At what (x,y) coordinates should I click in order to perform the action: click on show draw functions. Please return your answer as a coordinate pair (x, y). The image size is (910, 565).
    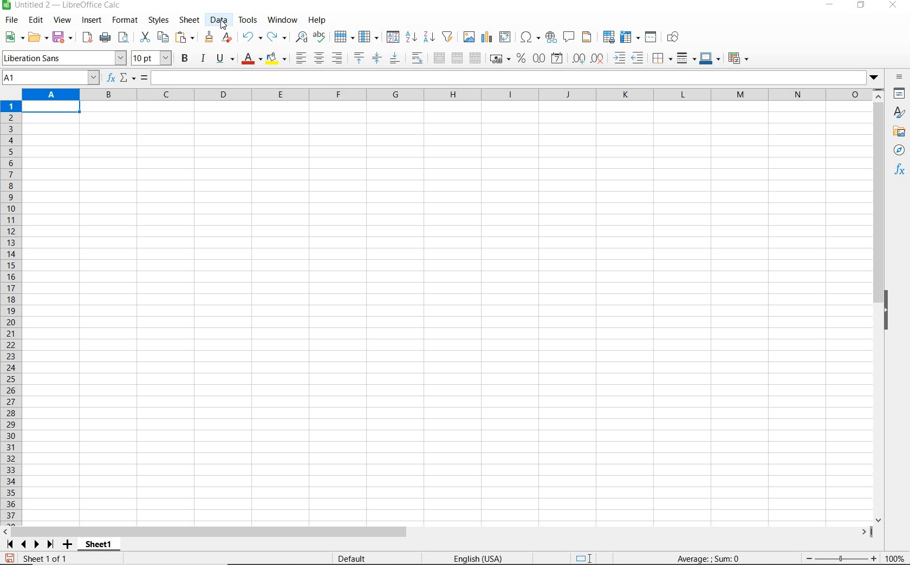
    Looking at the image, I should click on (675, 37).